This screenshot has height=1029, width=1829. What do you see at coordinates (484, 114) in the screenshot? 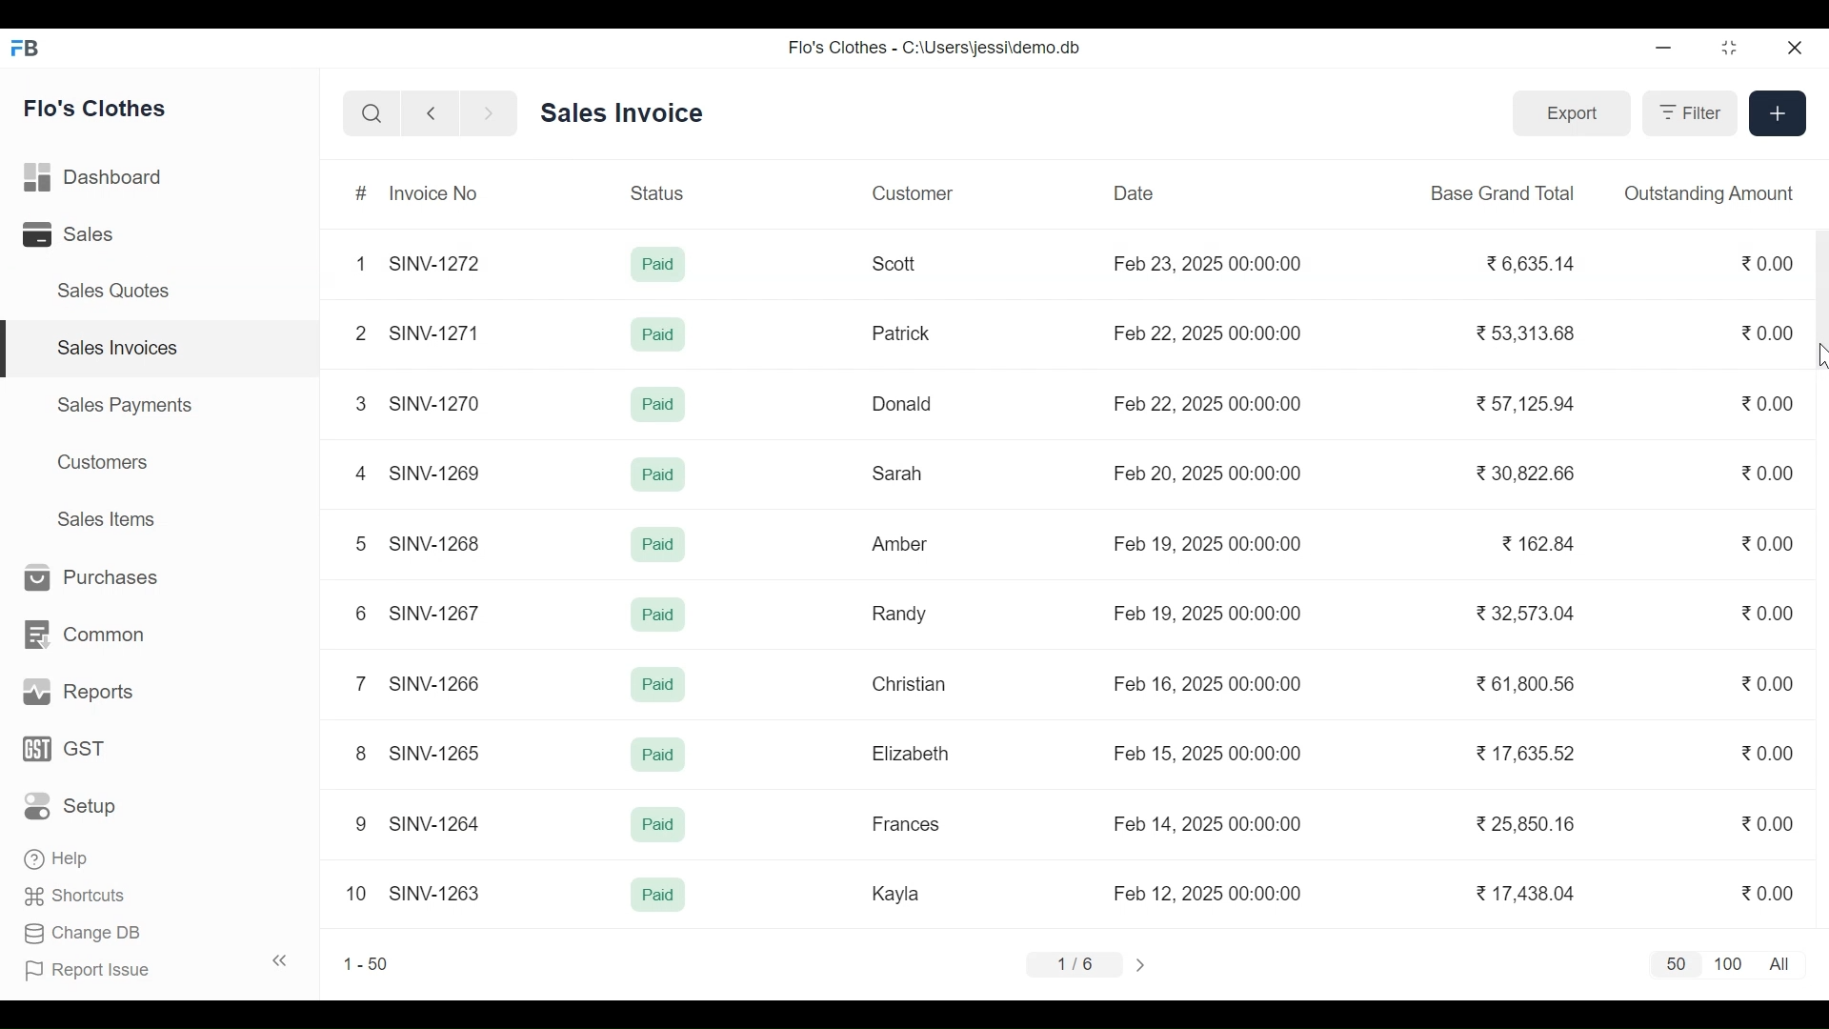
I see `Go Forward` at bounding box center [484, 114].